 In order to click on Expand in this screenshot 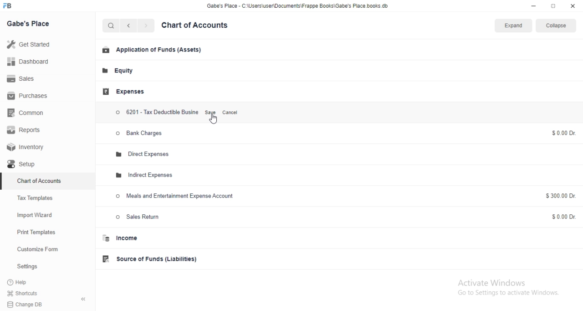, I will do `click(513, 26)`.